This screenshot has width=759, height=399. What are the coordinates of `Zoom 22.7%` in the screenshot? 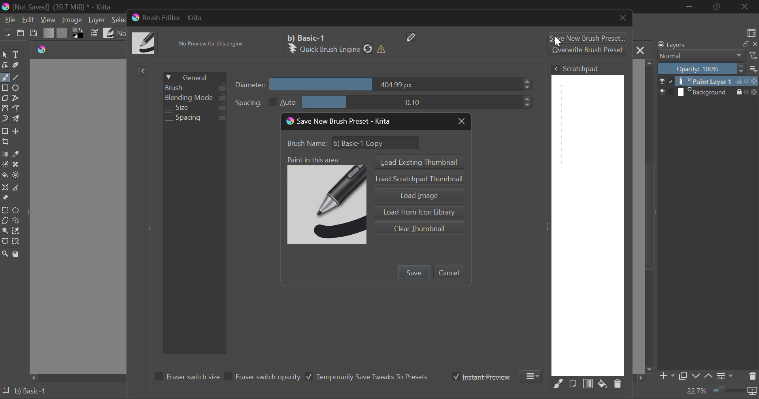 It's located at (720, 391).